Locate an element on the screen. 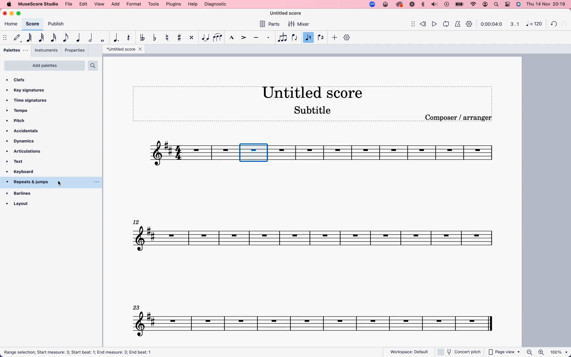 The width and height of the screenshot is (571, 357). toggle double flat is located at coordinates (143, 38).